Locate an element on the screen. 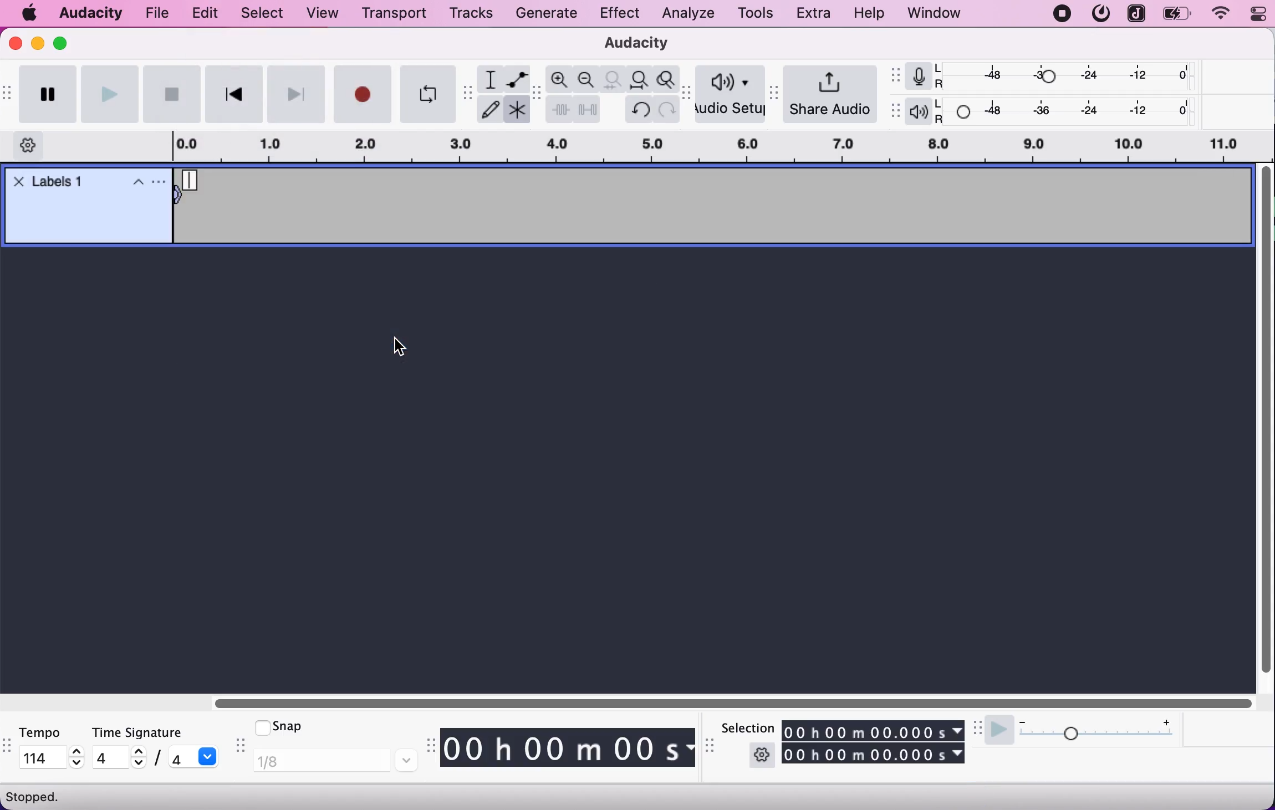 This screenshot has height=810, width=1275. fit project to width is located at coordinates (641, 79).